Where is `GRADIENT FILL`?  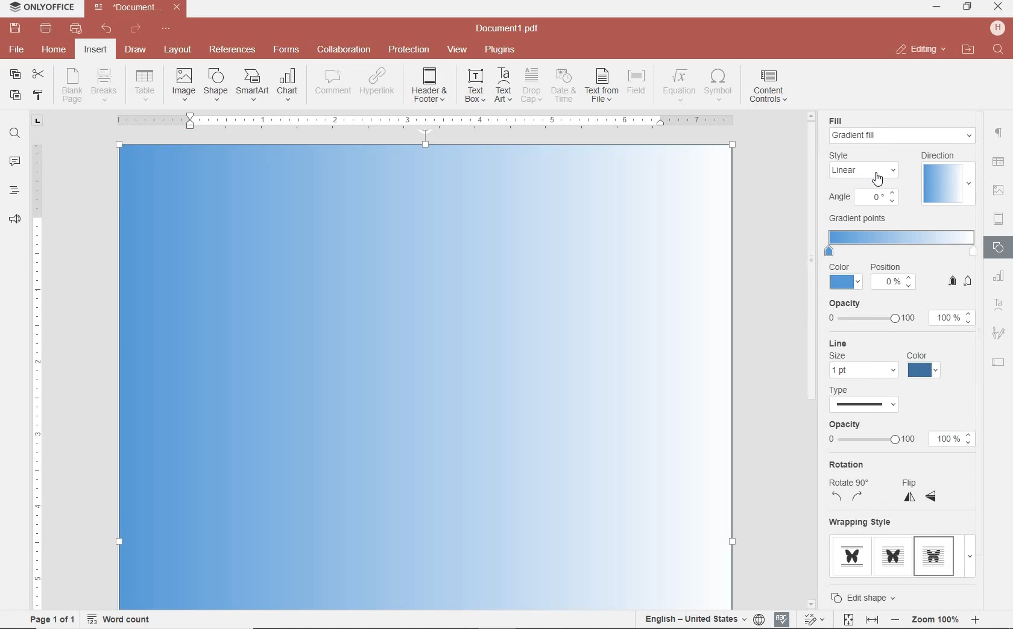 GRADIENT FILL is located at coordinates (903, 137).